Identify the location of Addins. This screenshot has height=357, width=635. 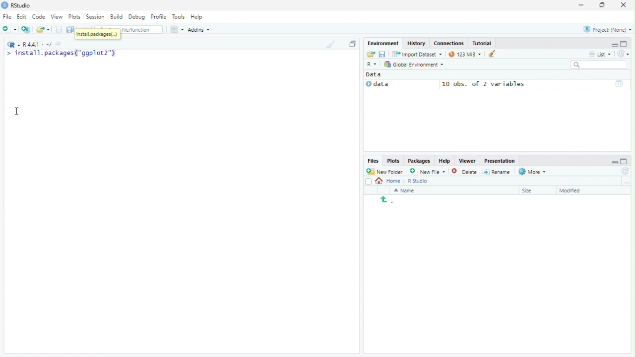
(199, 29).